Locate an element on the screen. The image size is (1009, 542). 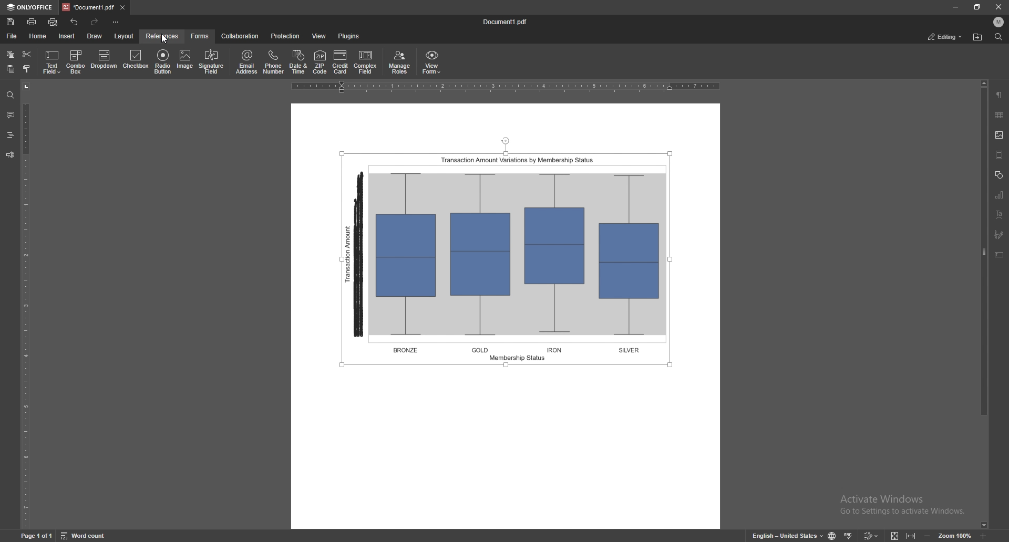
home is located at coordinates (38, 36).